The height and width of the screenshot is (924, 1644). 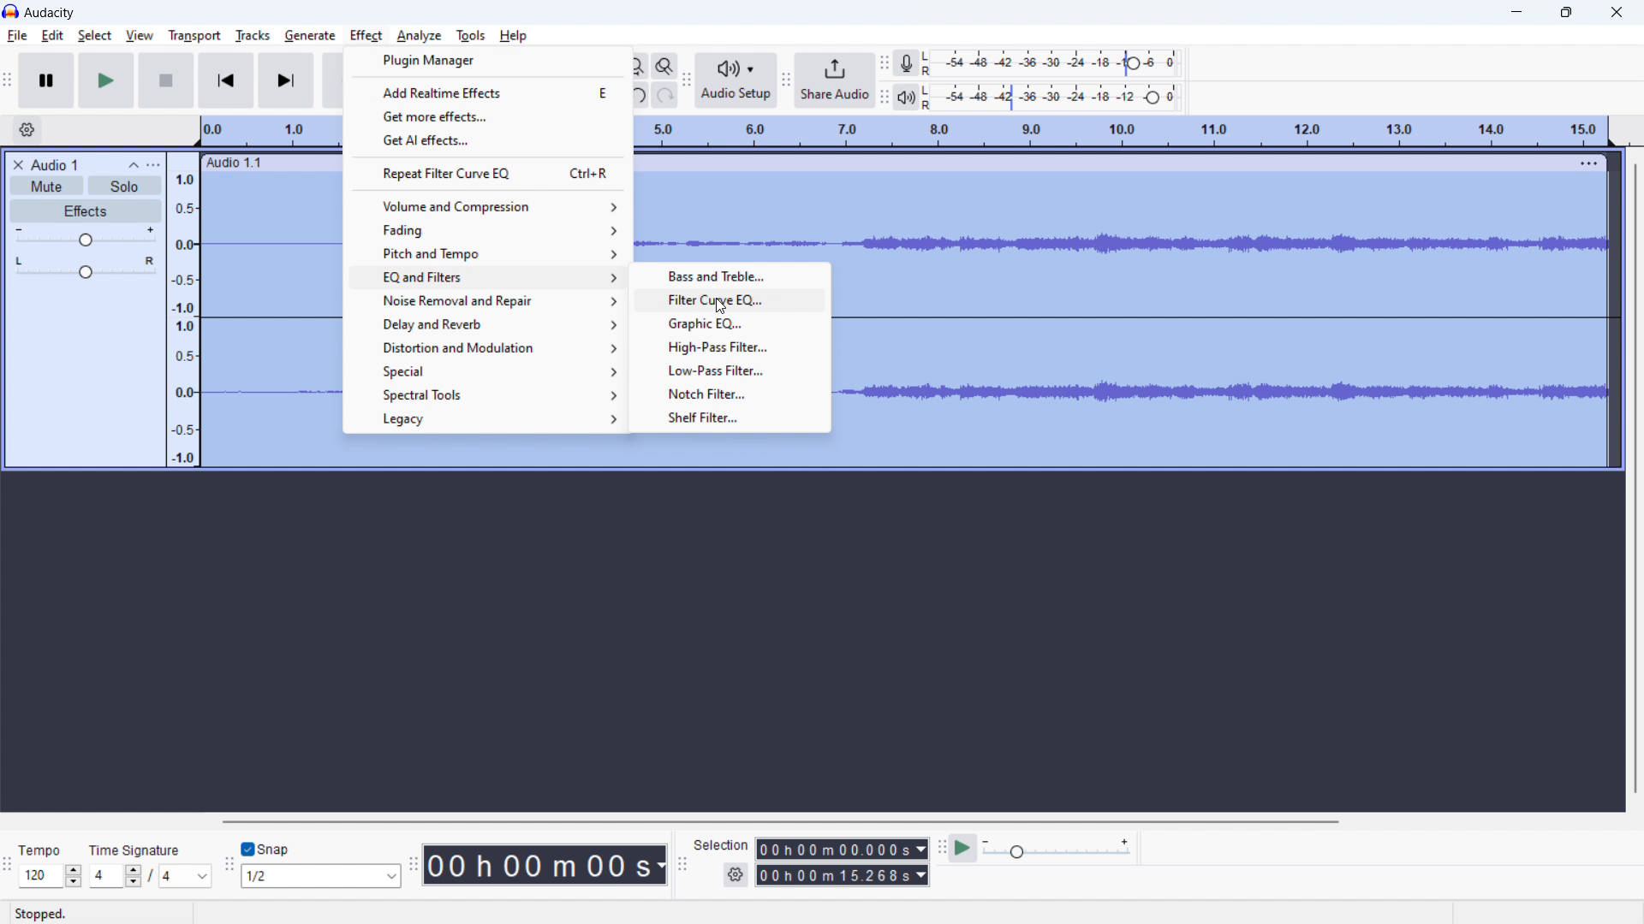 I want to click on project title, so click(x=55, y=165).